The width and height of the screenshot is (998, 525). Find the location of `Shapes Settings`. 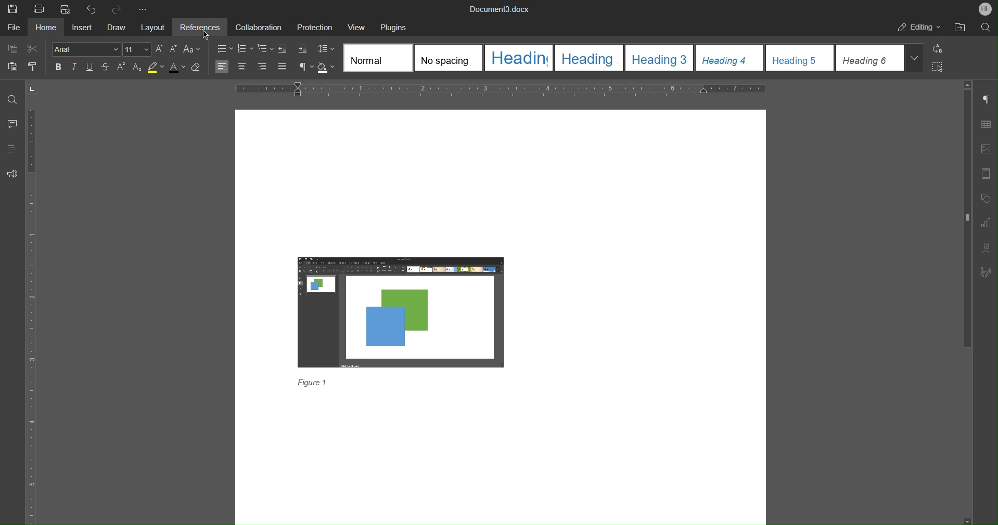

Shapes Settings is located at coordinates (986, 200).